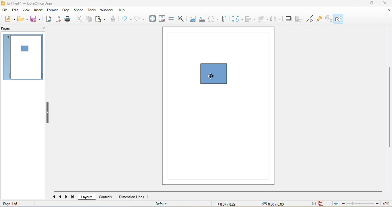 Image resolution: width=392 pixels, height=207 pixels. What do you see at coordinates (67, 10) in the screenshot?
I see `page` at bounding box center [67, 10].